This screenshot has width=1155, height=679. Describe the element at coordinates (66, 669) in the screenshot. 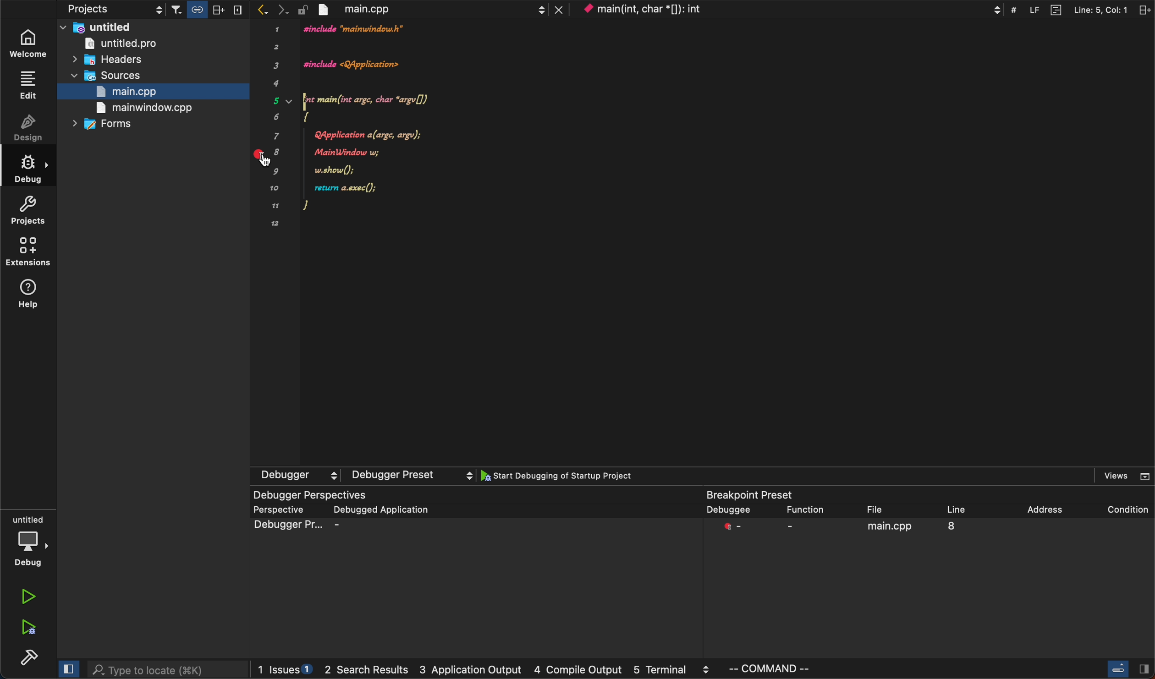

I see `close slidebar` at that location.